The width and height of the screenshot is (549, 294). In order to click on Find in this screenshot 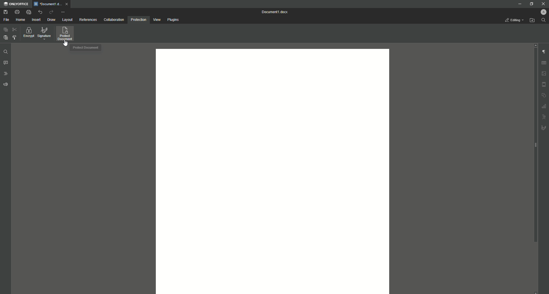, I will do `click(5, 52)`.